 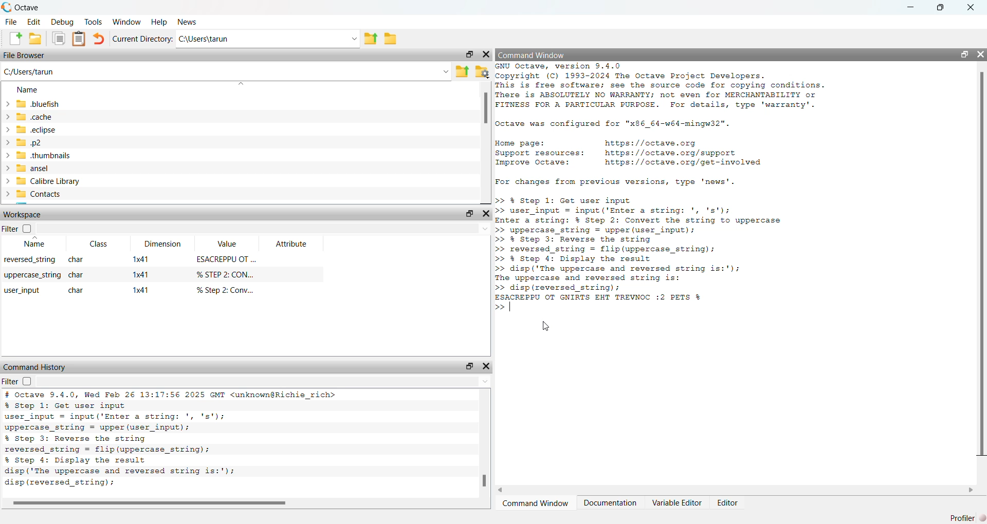 I want to click on .p2, so click(x=58, y=144).